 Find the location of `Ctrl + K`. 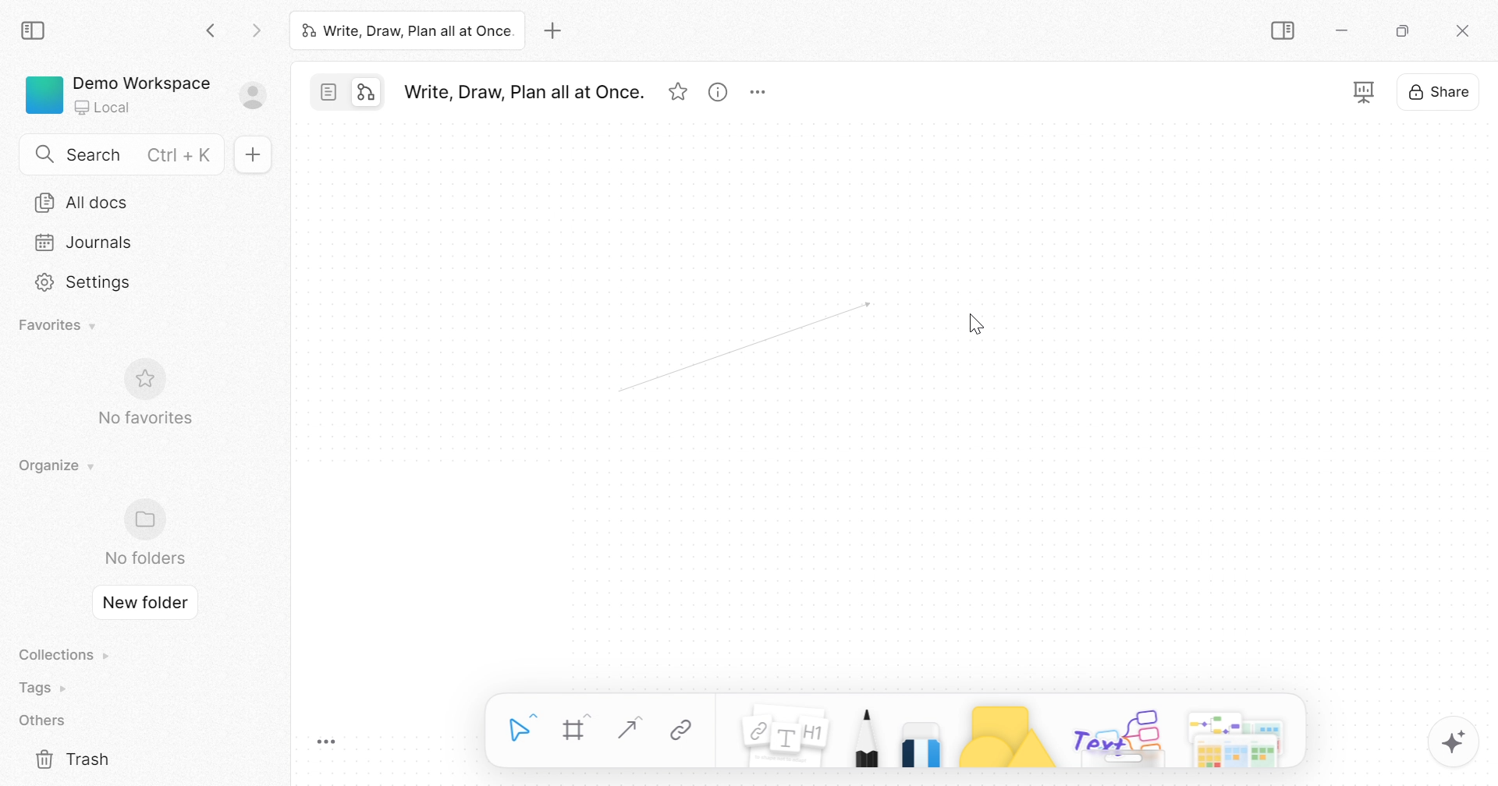

Ctrl + K is located at coordinates (183, 155).